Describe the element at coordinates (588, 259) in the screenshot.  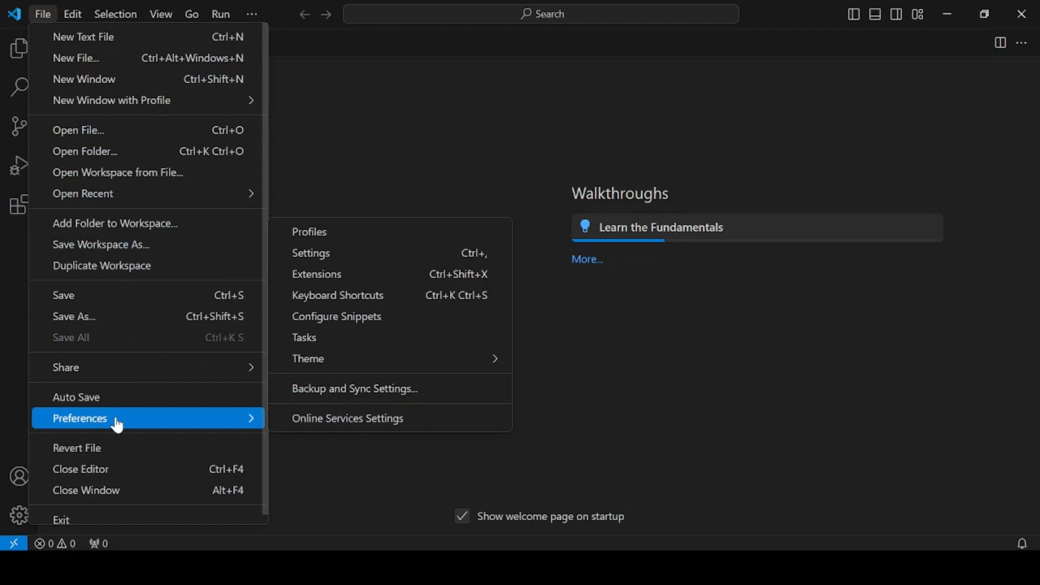
I see `more` at that location.